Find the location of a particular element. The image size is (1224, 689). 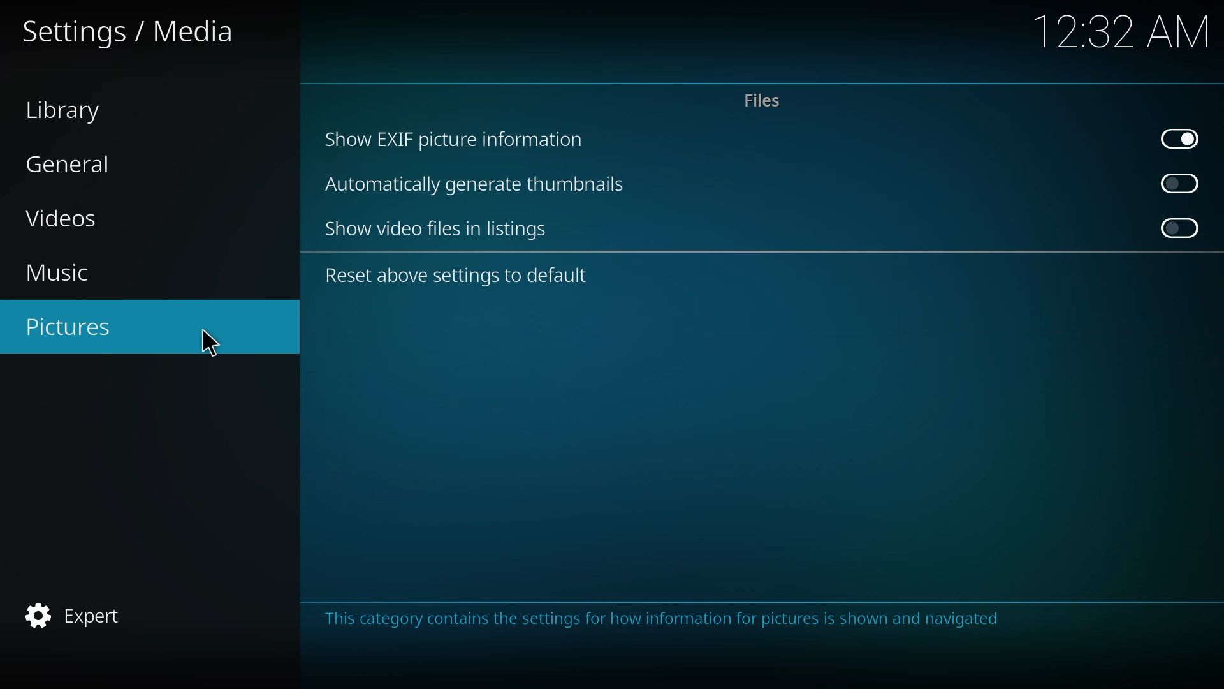

click to enable is located at coordinates (1176, 182).